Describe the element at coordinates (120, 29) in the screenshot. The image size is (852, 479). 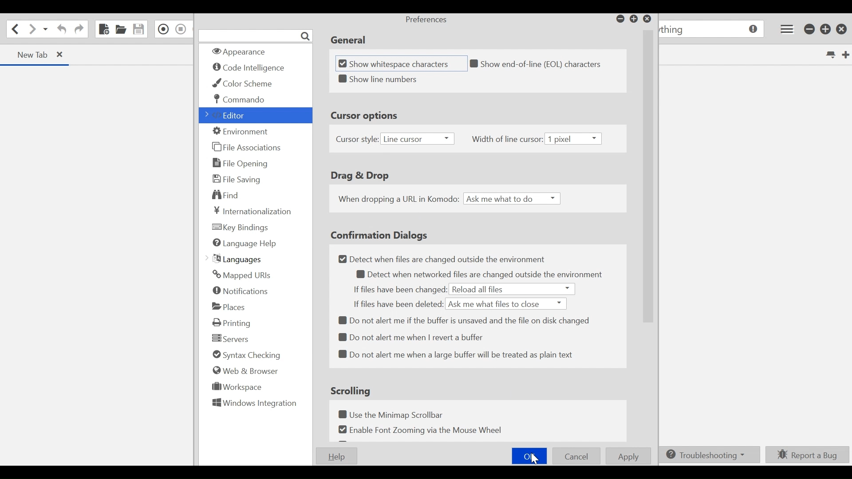
I see `Open File` at that location.